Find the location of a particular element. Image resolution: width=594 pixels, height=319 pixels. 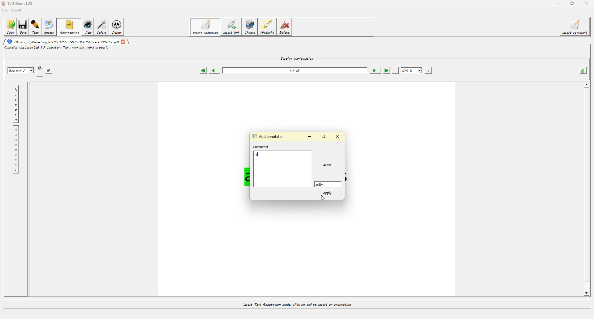

scroll up is located at coordinates (585, 85).